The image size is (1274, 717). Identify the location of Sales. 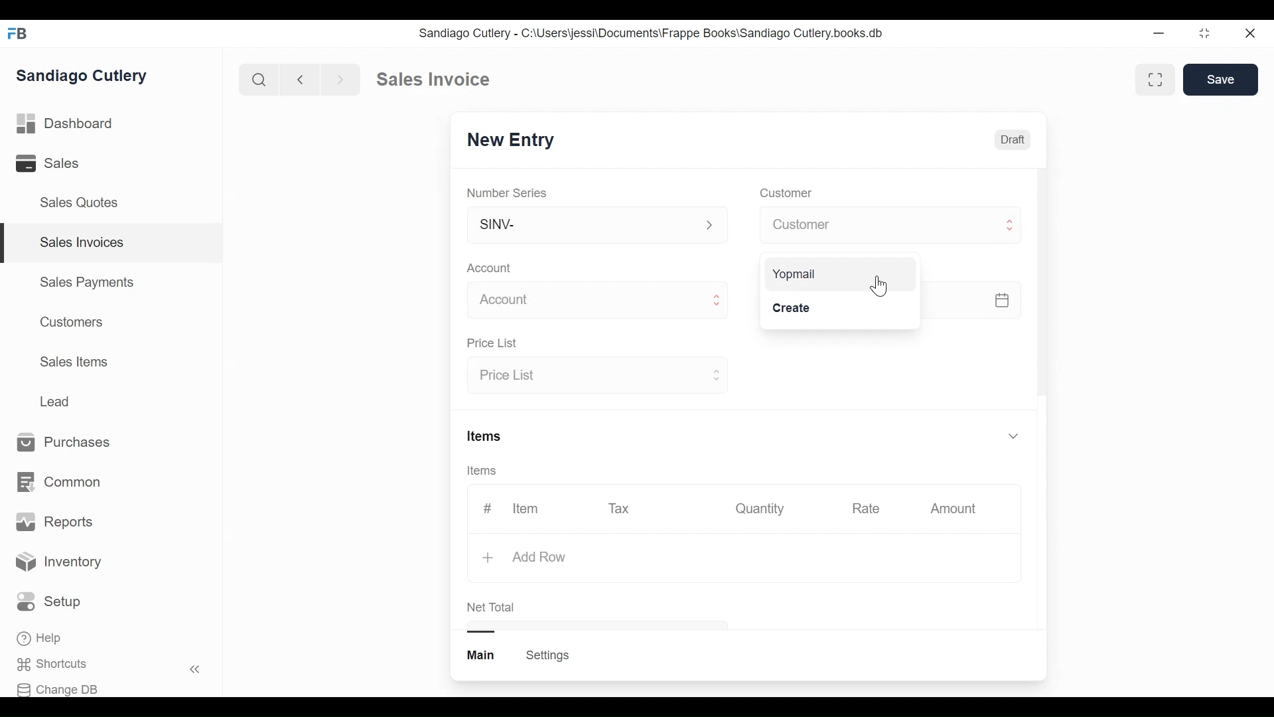
(50, 163).